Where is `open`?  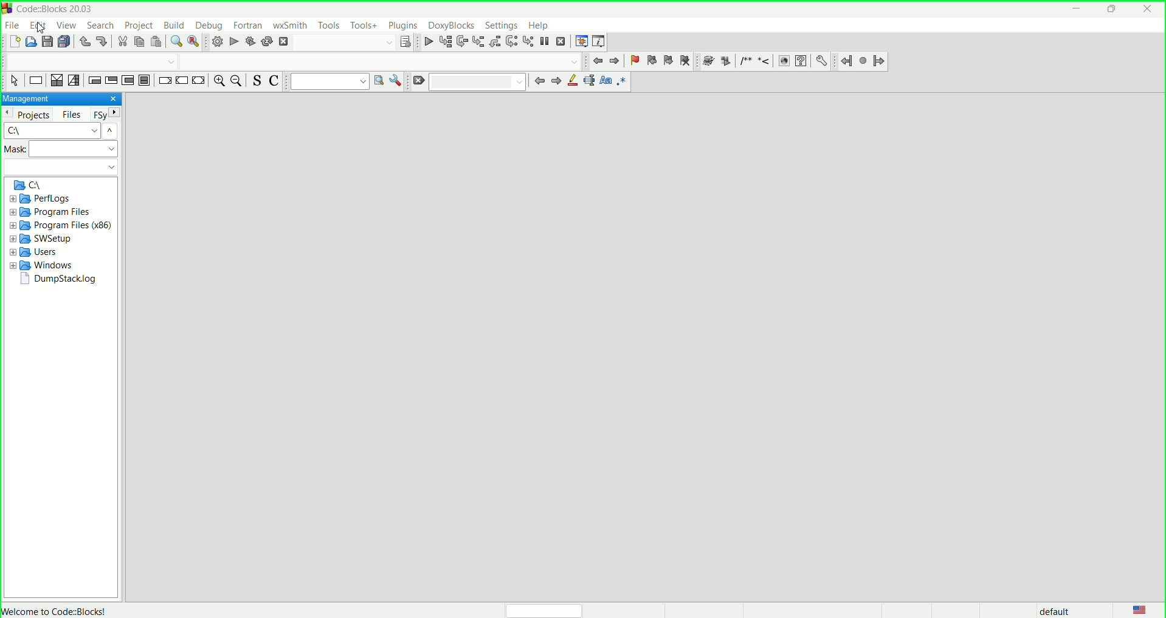 open is located at coordinates (32, 43).